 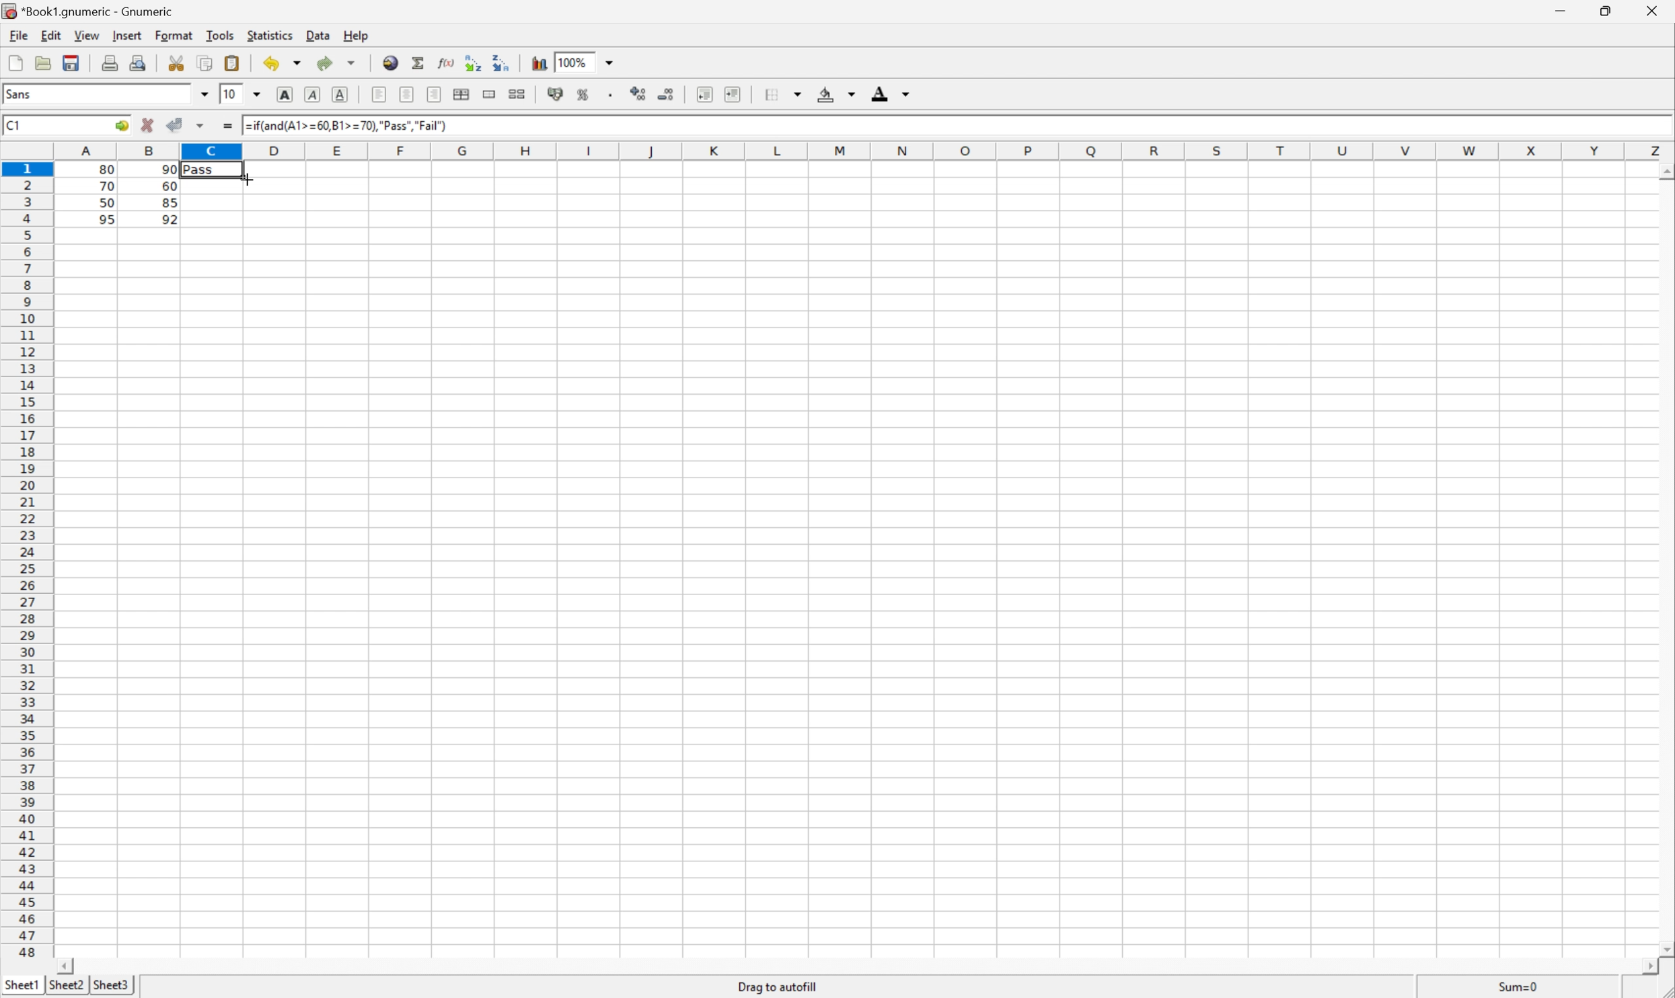 I want to click on Format the selection as accounting, so click(x=555, y=94).